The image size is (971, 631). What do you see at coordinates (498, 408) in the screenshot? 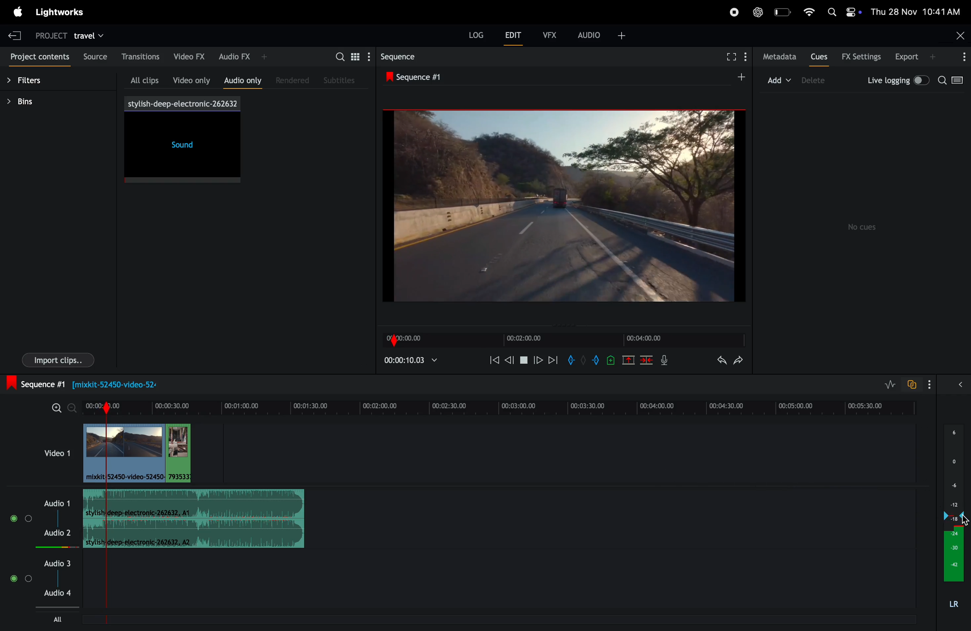
I see `time frame` at bounding box center [498, 408].